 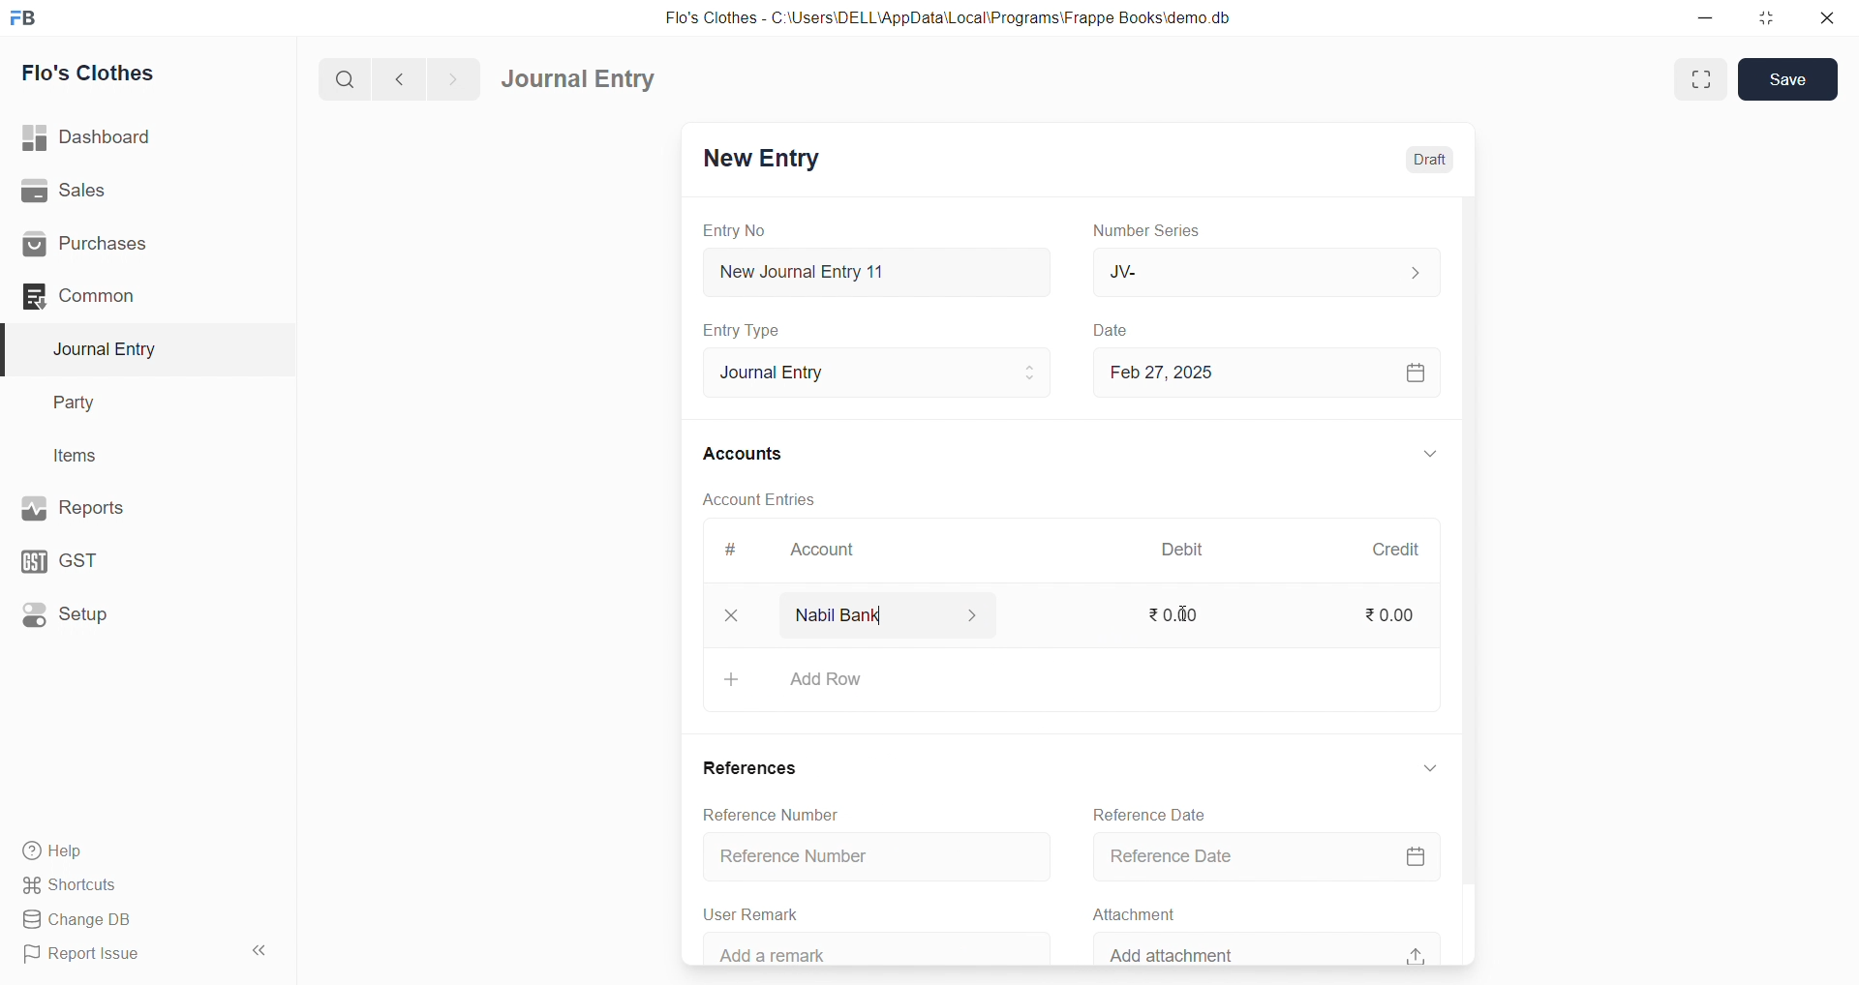 I want to click on JV-, so click(x=1265, y=269).